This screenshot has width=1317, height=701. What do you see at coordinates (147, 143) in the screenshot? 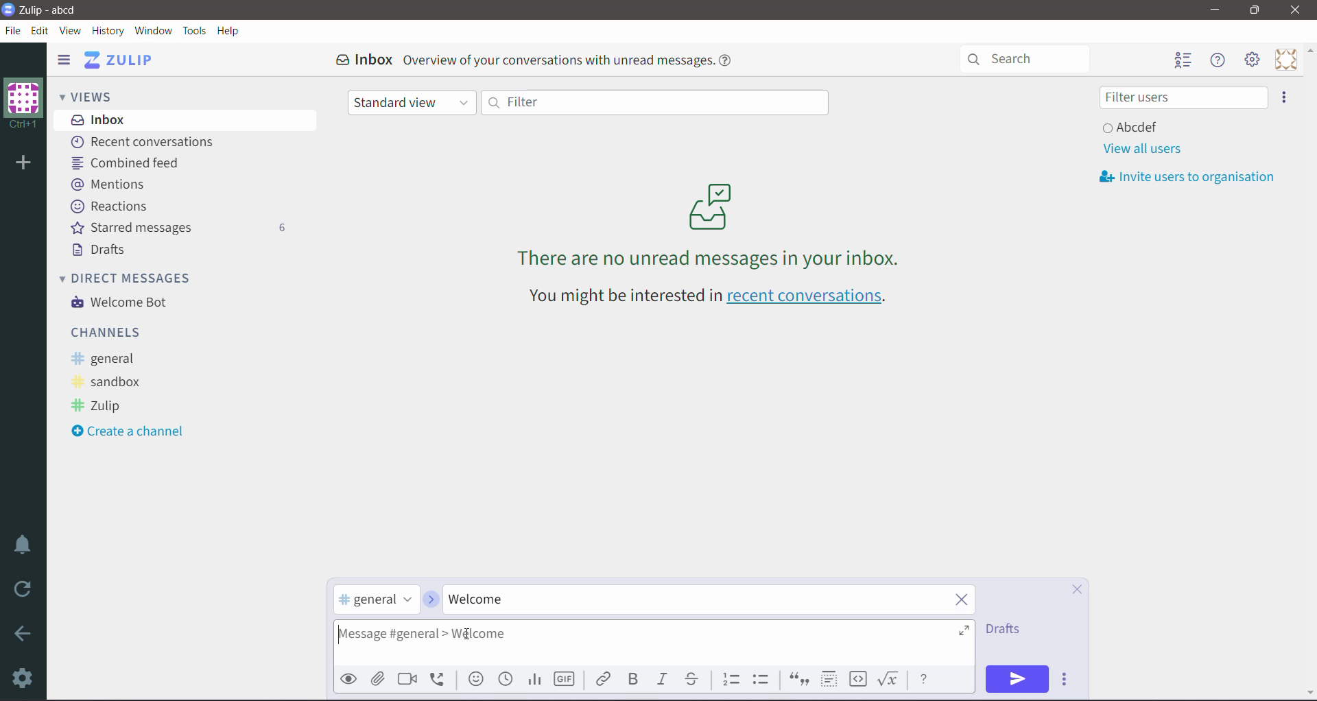
I see `Recent conversations` at bounding box center [147, 143].